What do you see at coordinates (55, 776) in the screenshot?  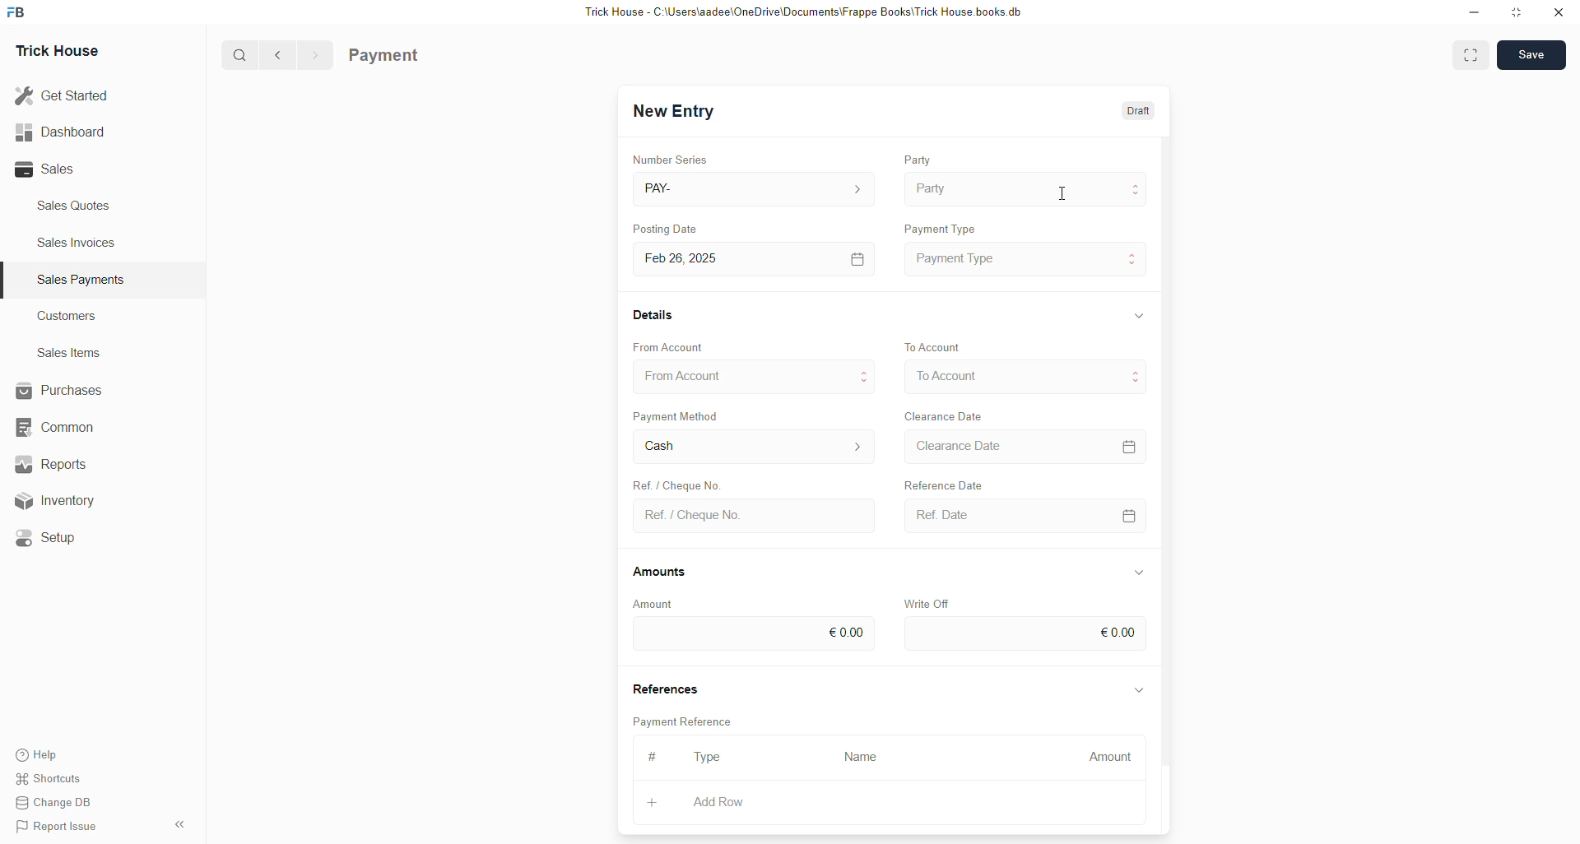 I see `Shortcuts` at bounding box center [55, 776].